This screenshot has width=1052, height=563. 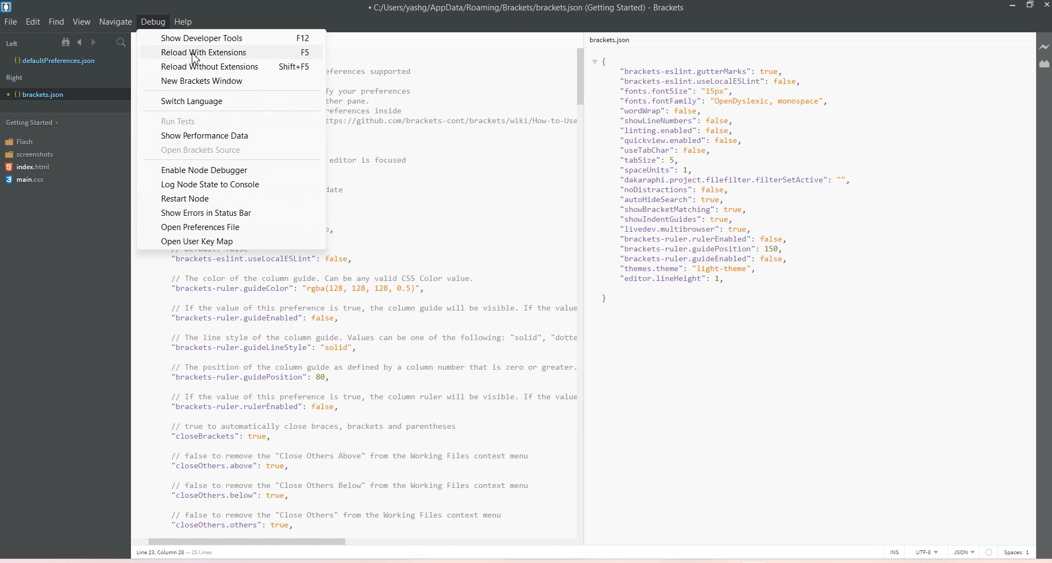 What do you see at coordinates (18, 77) in the screenshot?
I see `Right` at bounding box center [18, 77].